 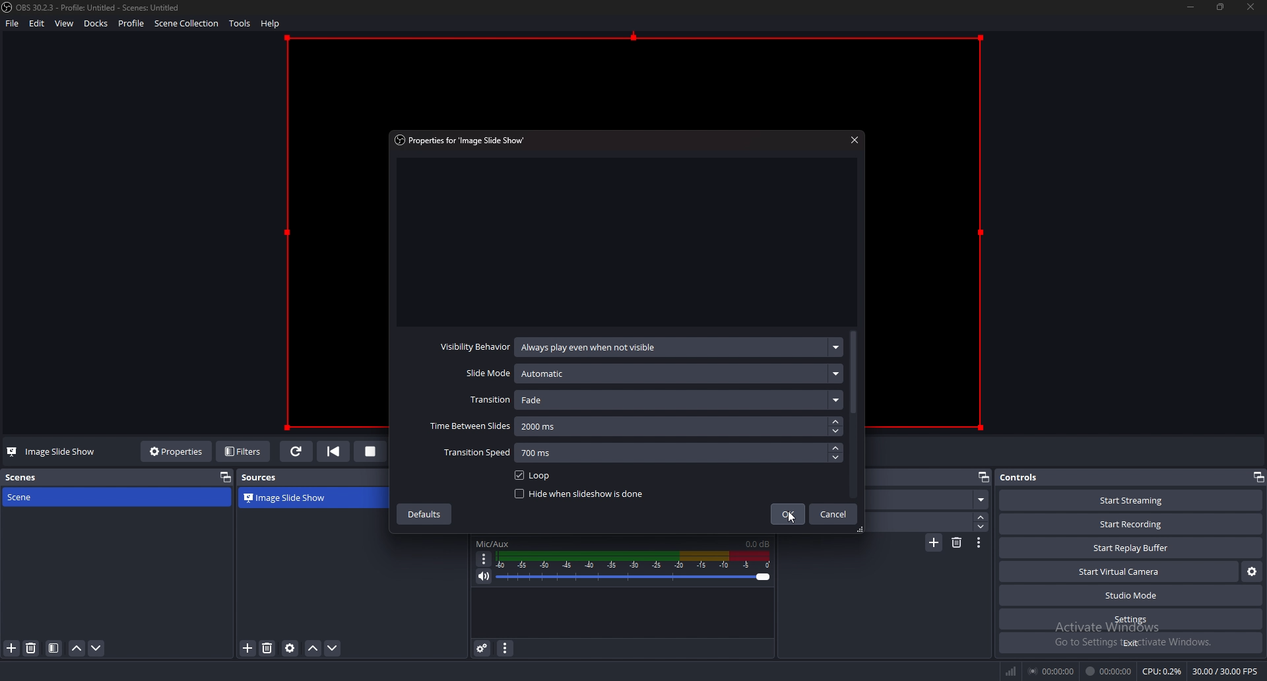 I want to click on transition, so click(x=654, y=400).